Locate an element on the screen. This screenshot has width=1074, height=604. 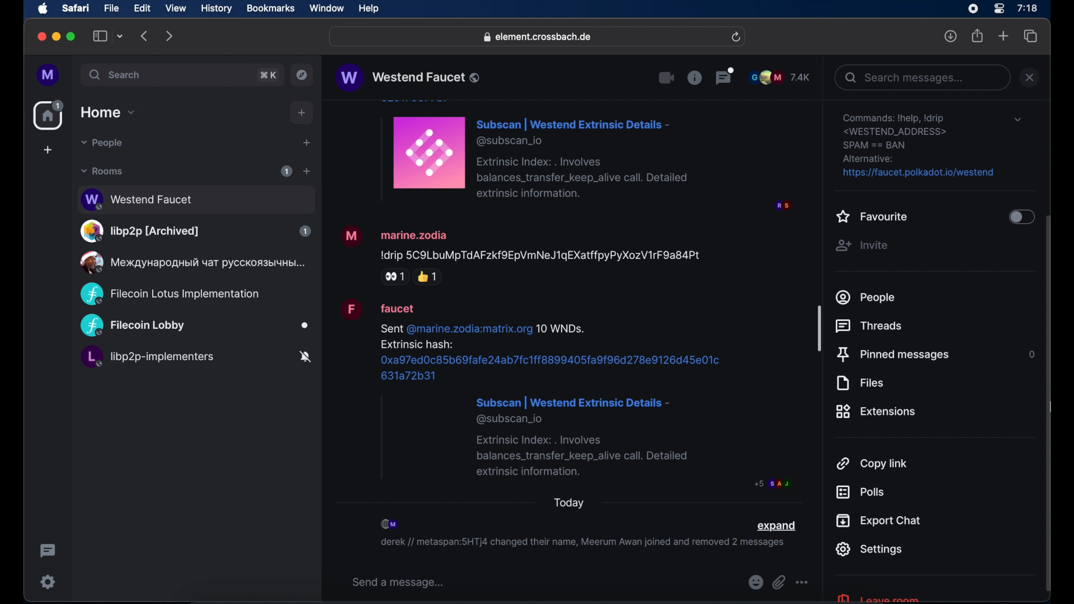
scroll box is located at coordinates (819, 328).